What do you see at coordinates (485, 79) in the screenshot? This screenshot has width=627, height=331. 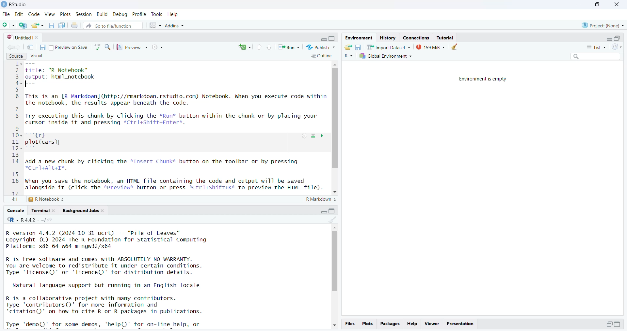 I see `Environment is empty` at bounding box center [485, 79].